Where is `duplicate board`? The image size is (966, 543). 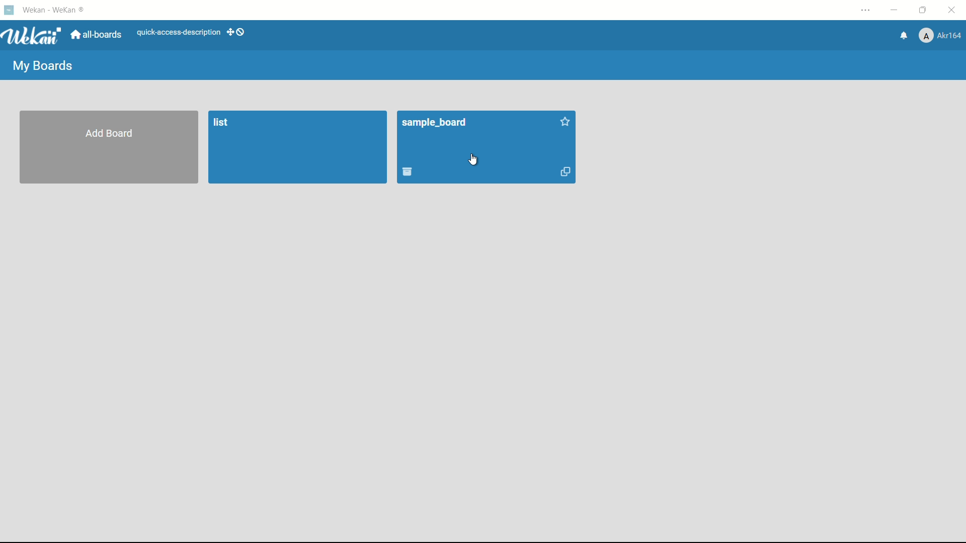
duplicate board is located at coordinates (563, 173).